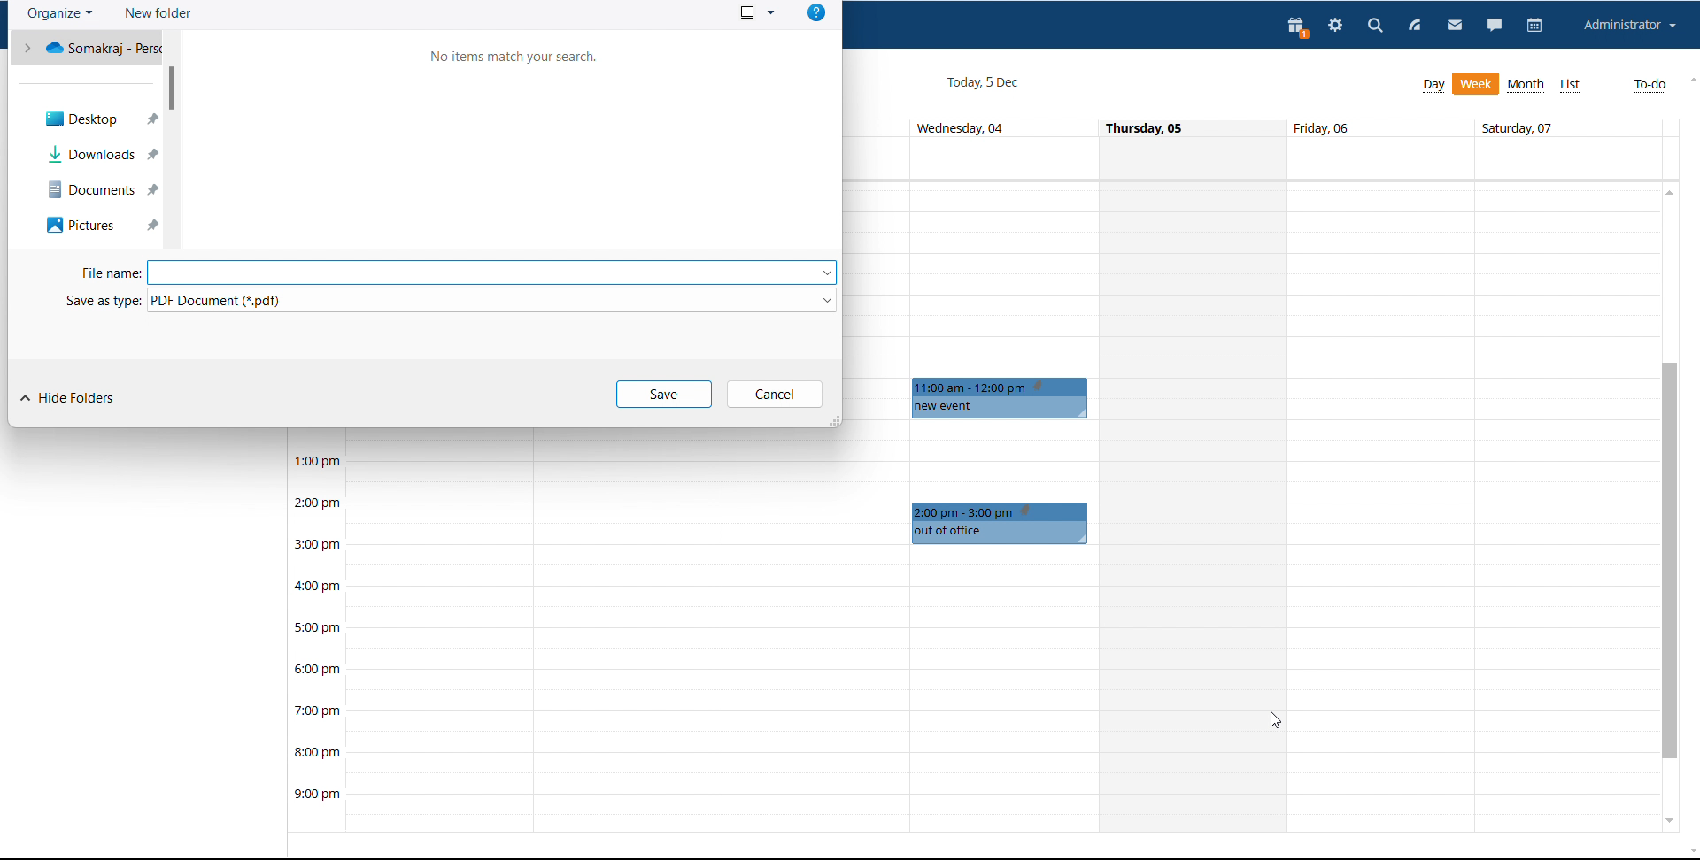 Image resolution: width=1700 pixels, height=860 pixels. Describe the element at coordinates (1333, 27) in the screenshot. I see `settings` at that location.